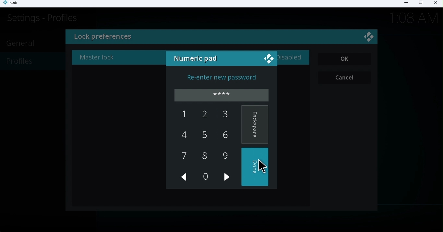 The image size is (443, 232). What do you see at coordinates (185, 178) in the screenshot?
I see `Previous` at bounding box center [185, 178].